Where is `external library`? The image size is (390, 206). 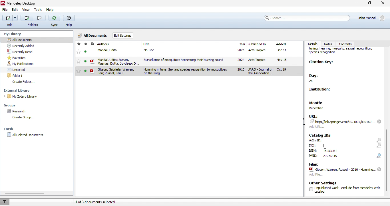 external library is located at coordinates (20, 90).